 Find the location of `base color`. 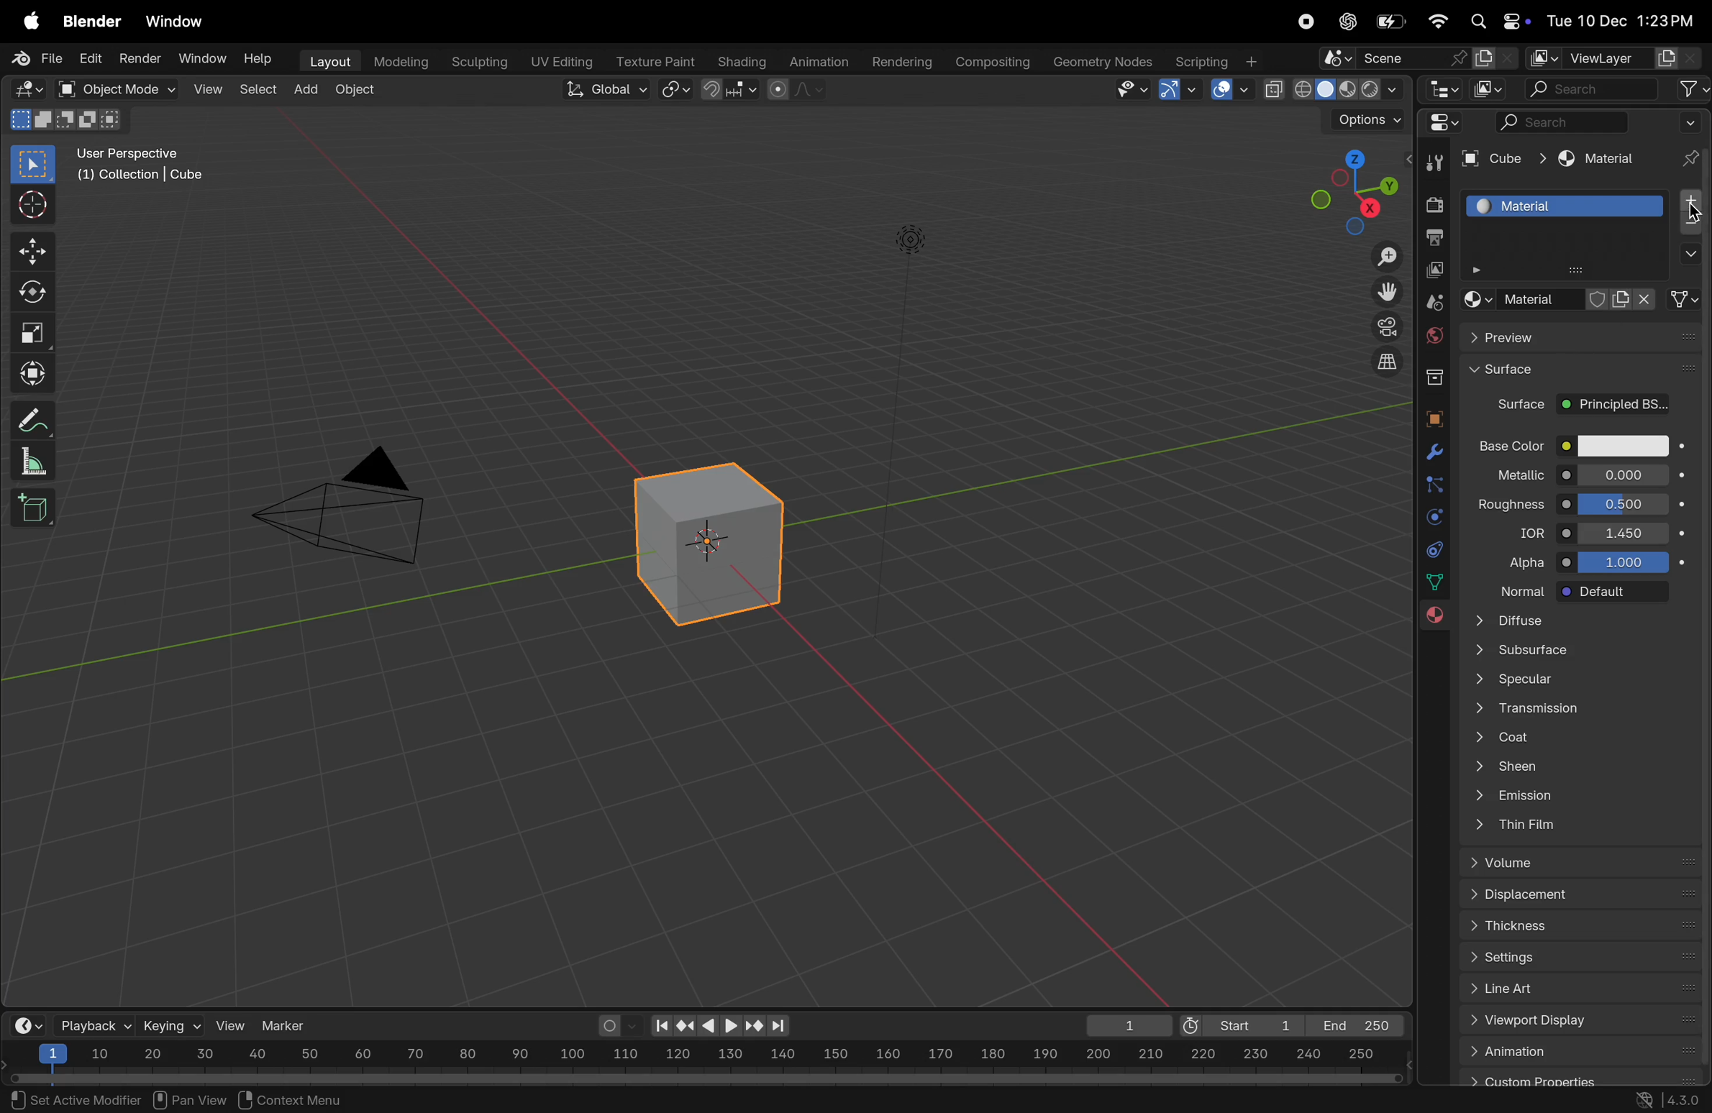

base color is located at coordinates (1508, 446).